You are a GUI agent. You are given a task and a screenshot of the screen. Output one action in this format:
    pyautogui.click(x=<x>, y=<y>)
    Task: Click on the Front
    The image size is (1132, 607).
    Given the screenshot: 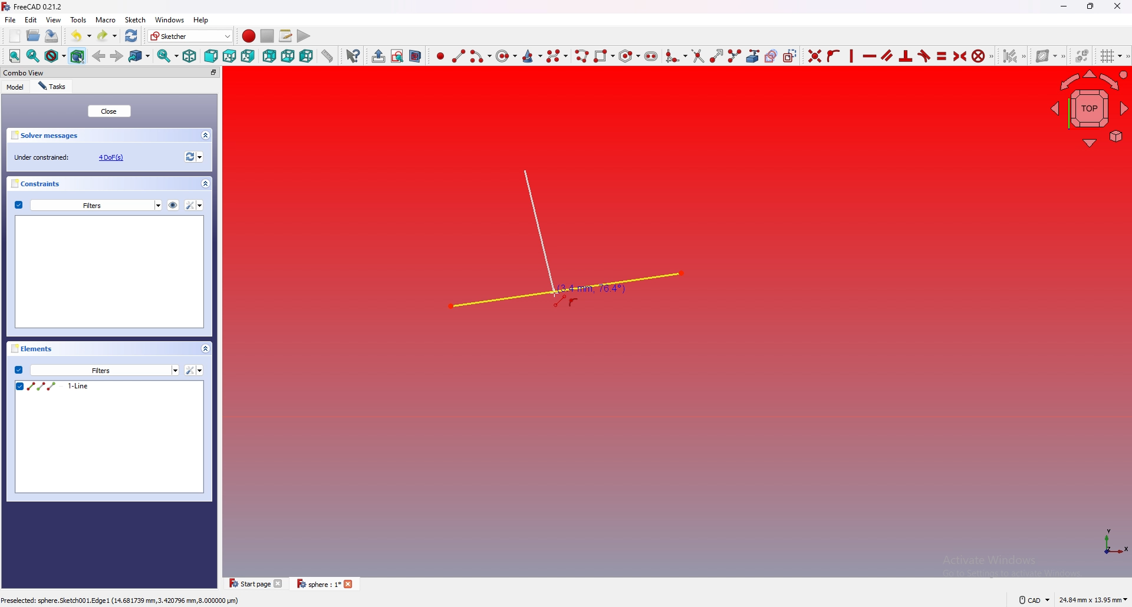 What is the action you would take?
    pyautogui.click(x=210, y=56)
    